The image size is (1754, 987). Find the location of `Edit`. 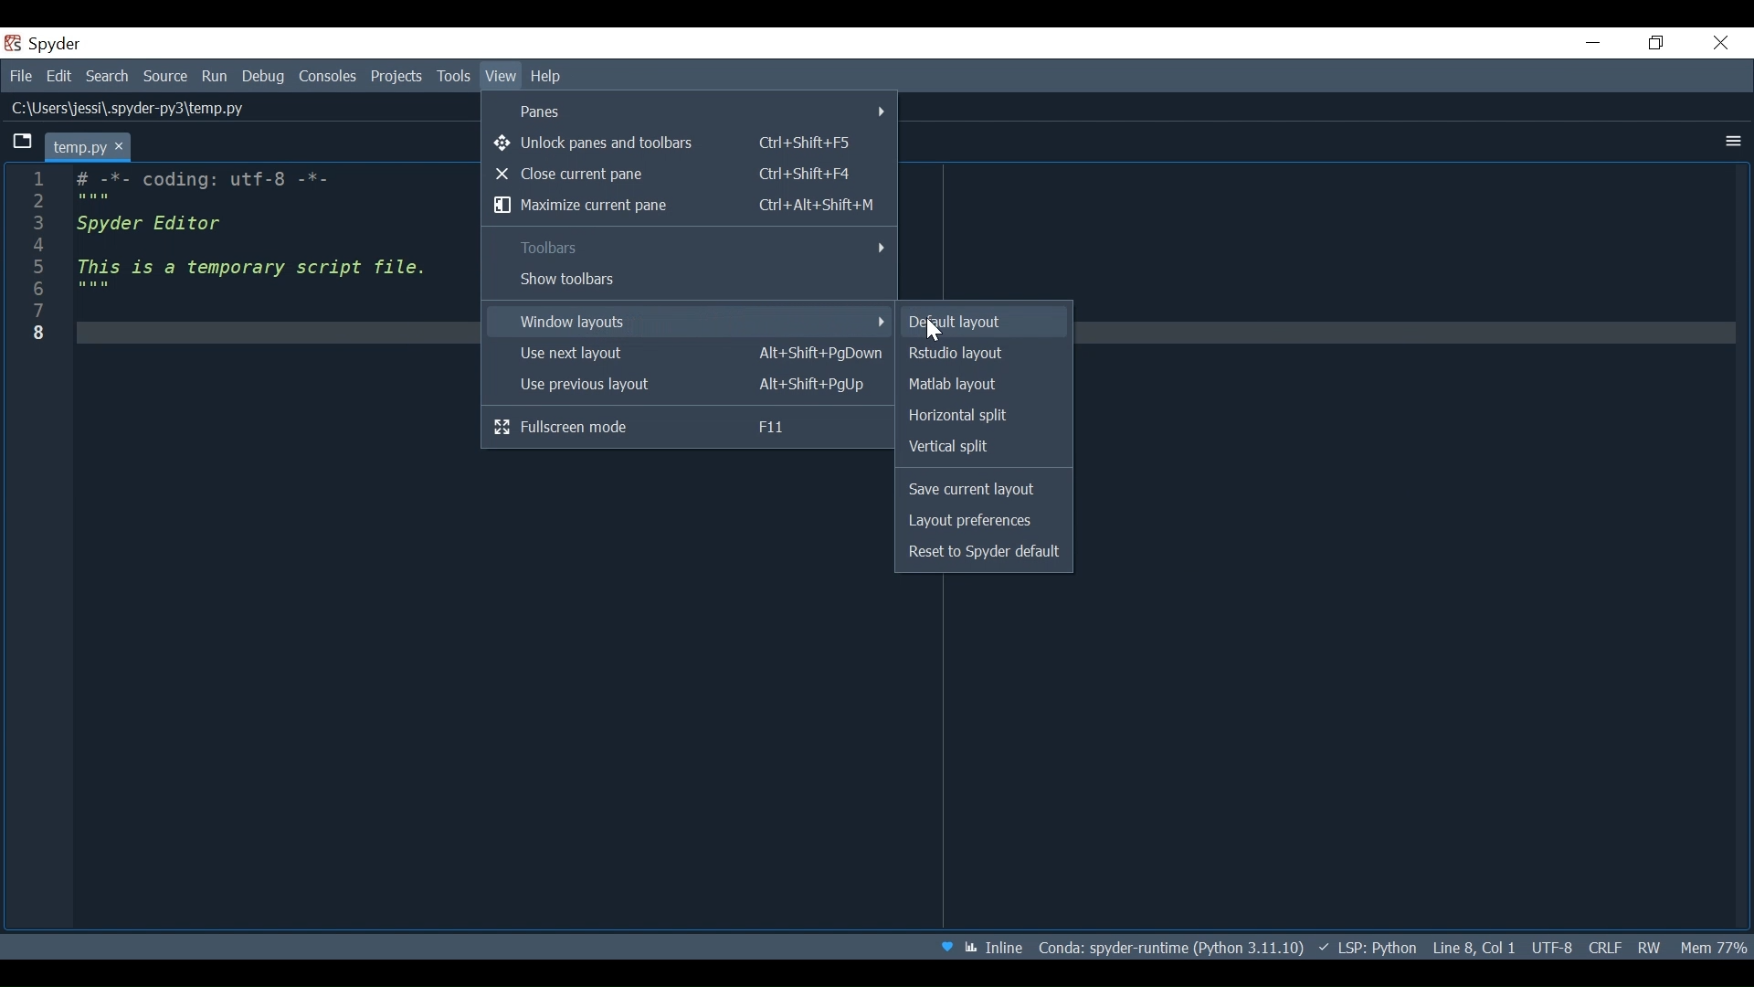

Edit is located at coordinates (61, 78).